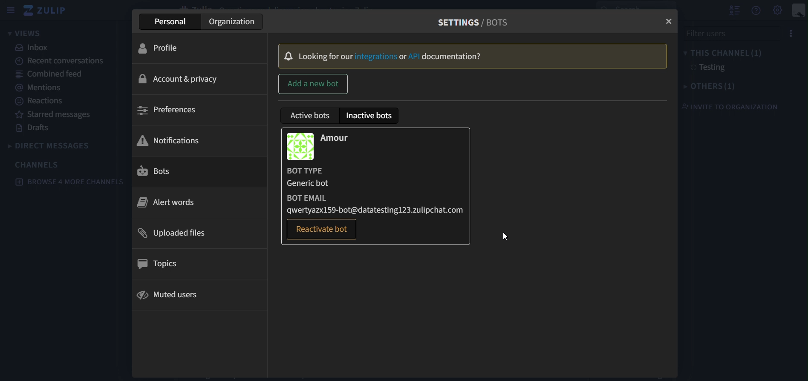 This screenshot has height=381, width=808. What do you see at coordinates (344, 138) in the screenshot?
I see `Amour` at bounding box center [344, 138].